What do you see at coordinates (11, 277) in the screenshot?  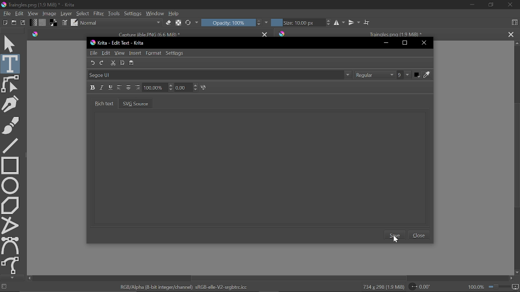 I see `Move down tools` at bounding box center [11, 277].